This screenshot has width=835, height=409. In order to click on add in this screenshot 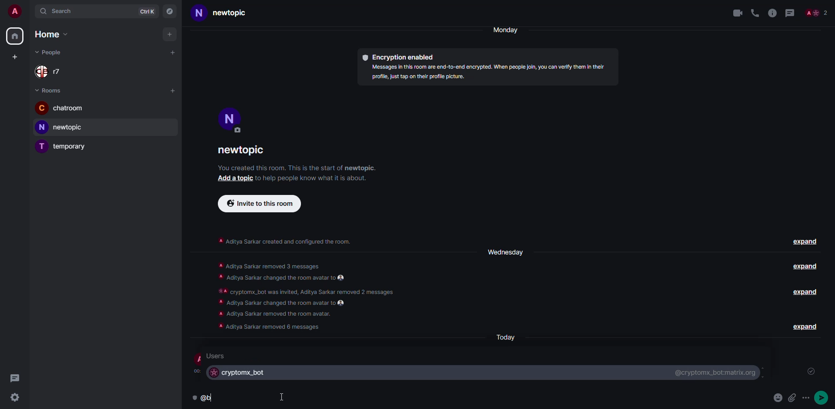, I will do `click(13, 58)`.